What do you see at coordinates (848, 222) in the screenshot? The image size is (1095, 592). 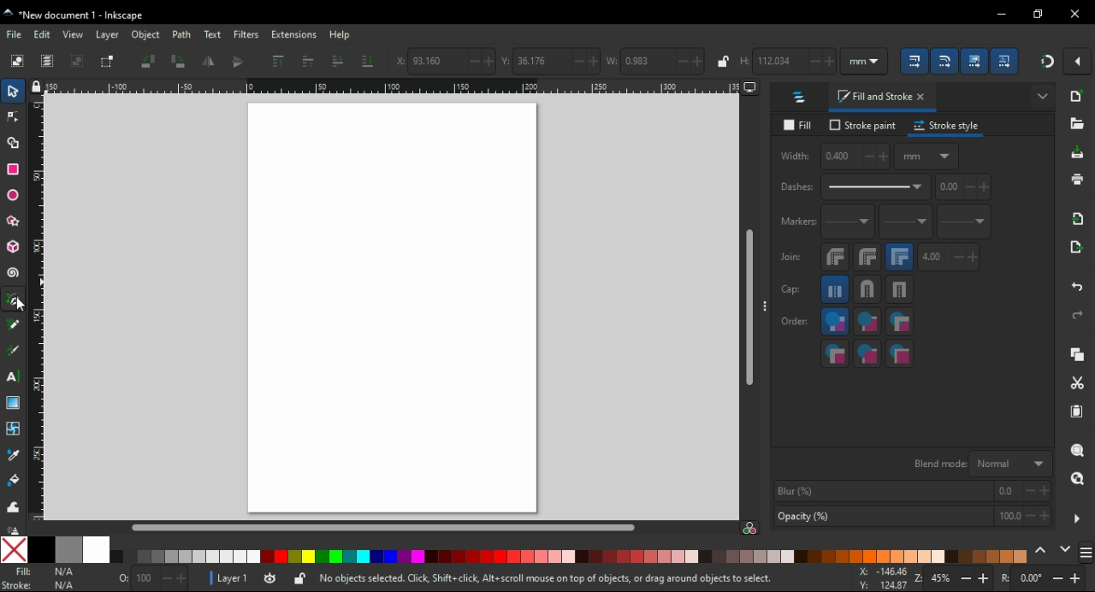 I see `start markers` at bounding box center [848, 222].